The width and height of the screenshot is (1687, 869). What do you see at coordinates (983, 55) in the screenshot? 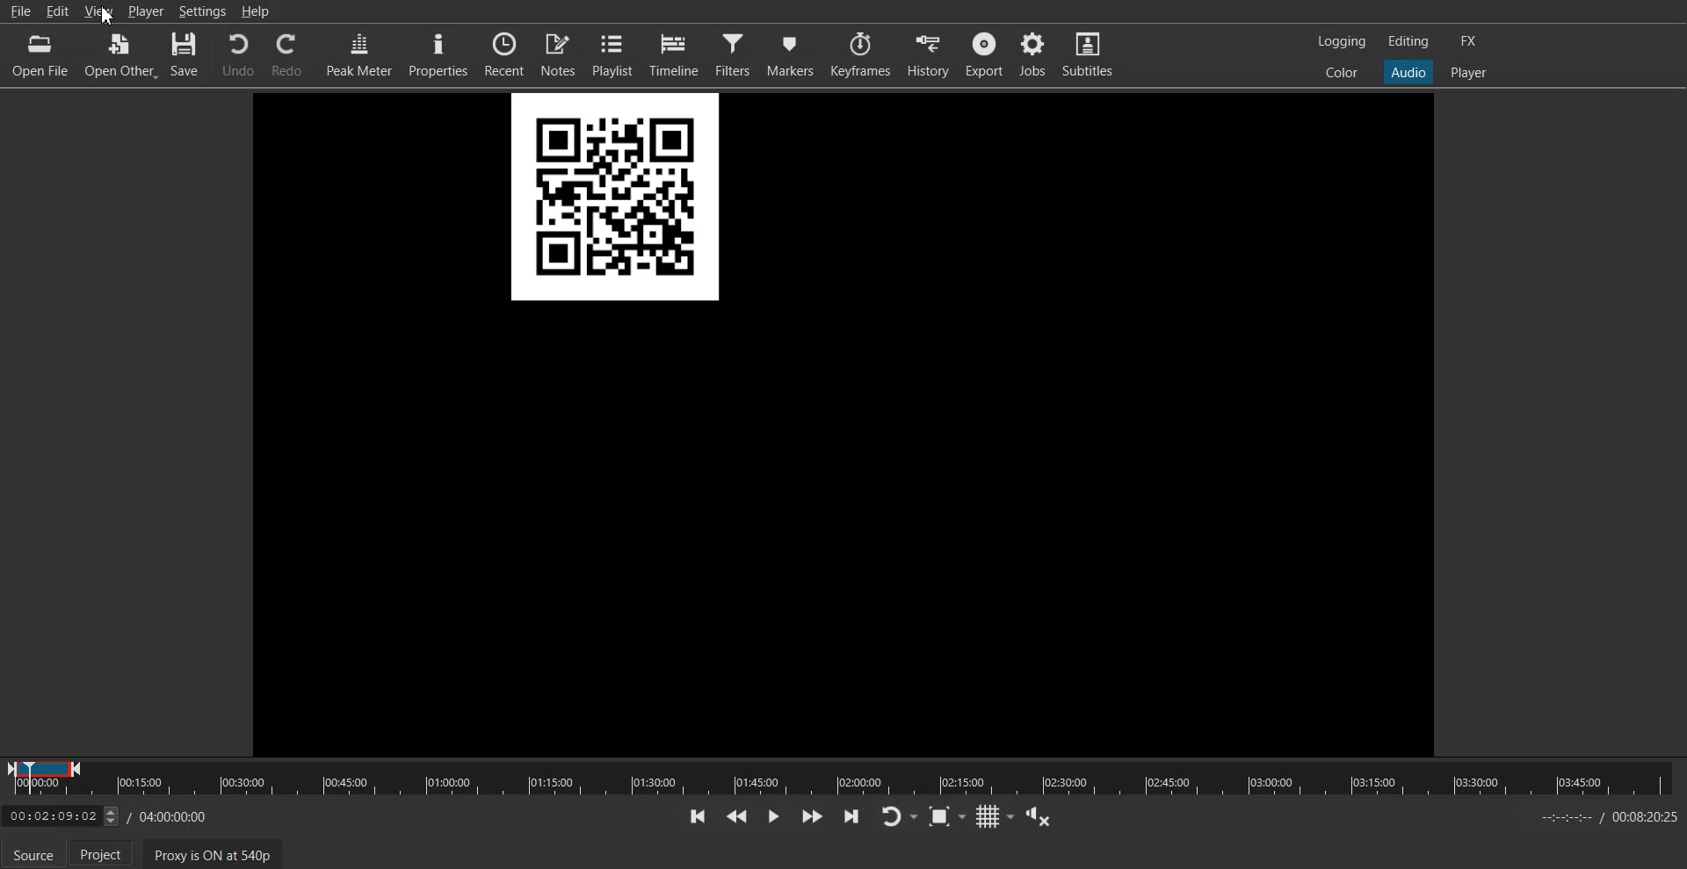
I see `Export` at bounding box center [983, 55].